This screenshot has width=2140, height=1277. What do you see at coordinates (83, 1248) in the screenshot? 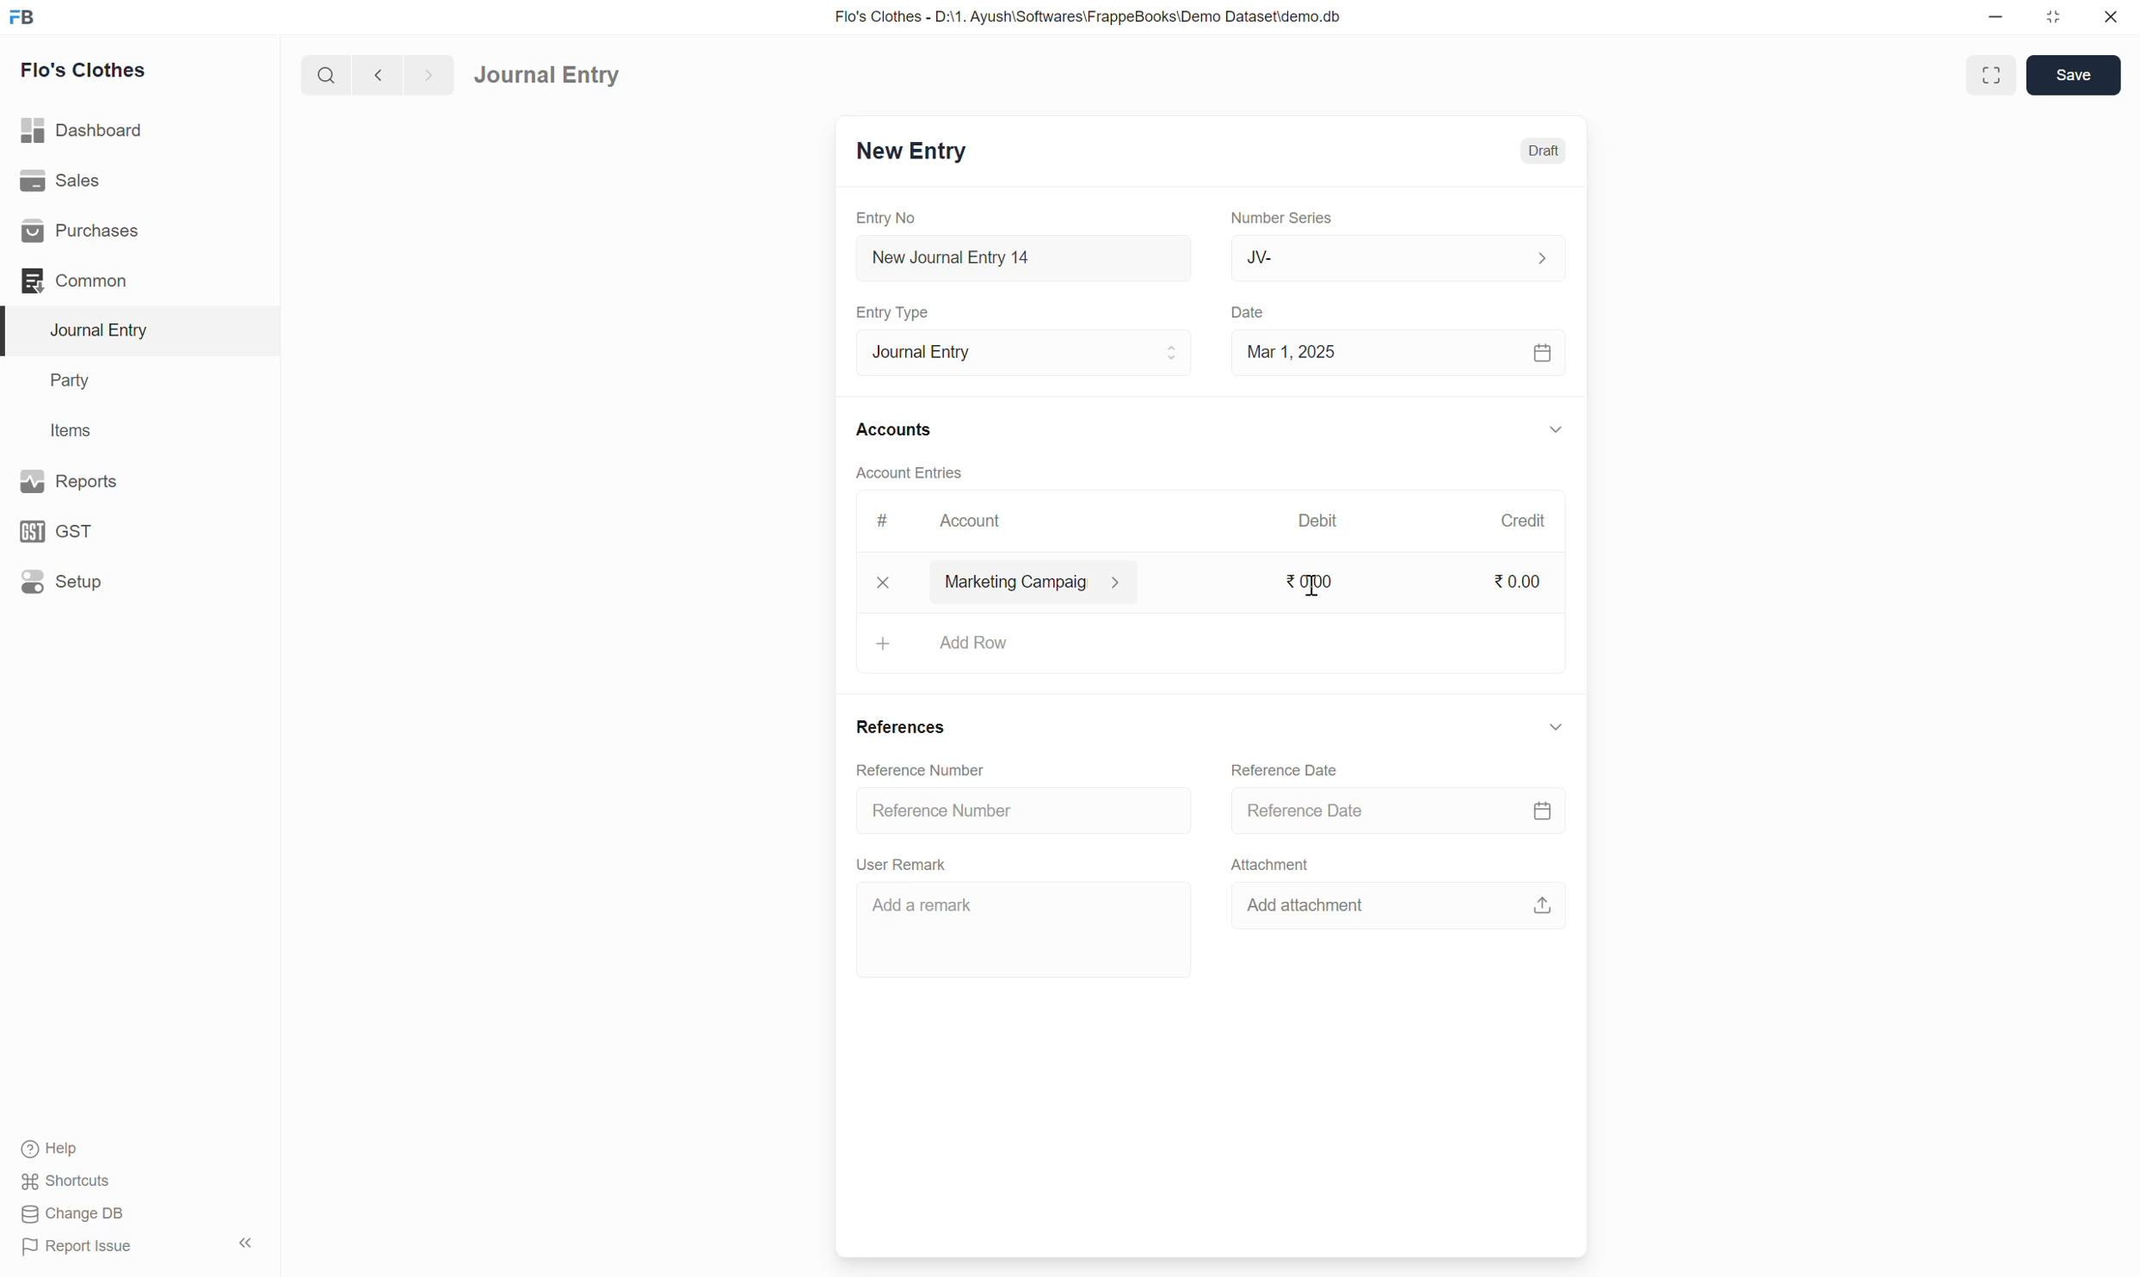
I see `Report Issue` at bounding box center [83, 1248].